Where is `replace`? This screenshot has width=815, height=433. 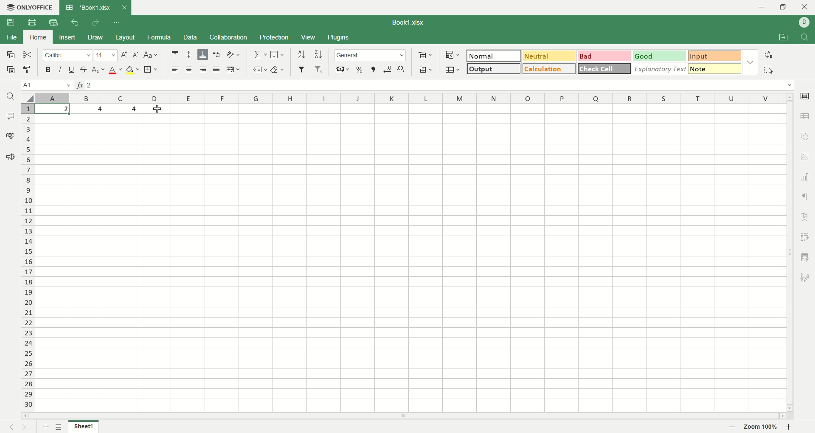 replace is located at coordinates (768, 55).